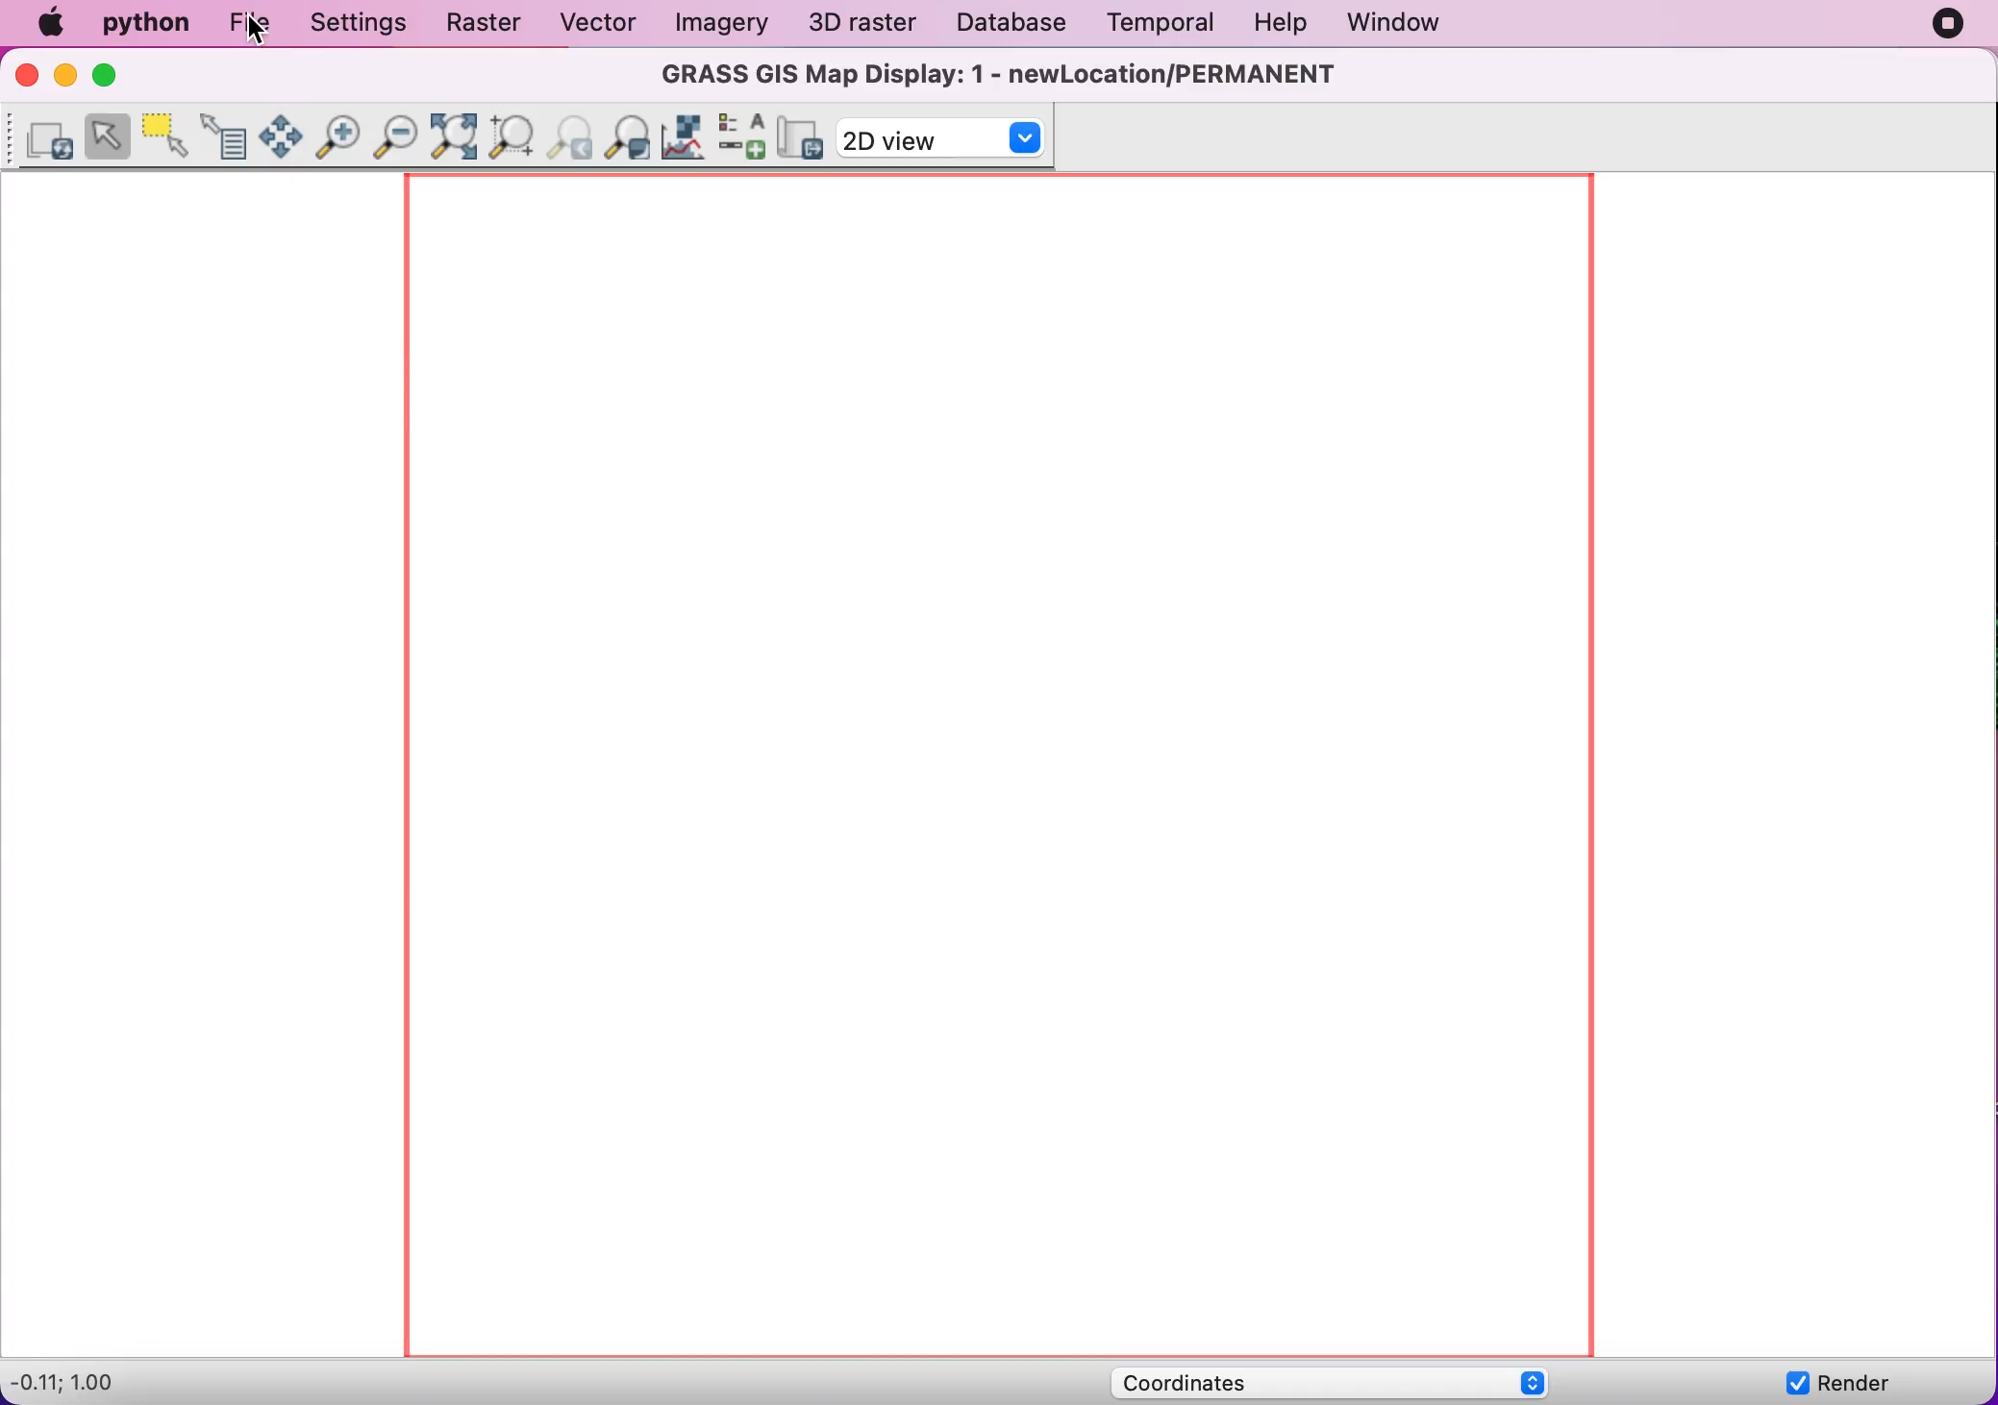  What do you see at coordinates (944, 139) in the screenshot?
I see `2d view` at bounding box center [944, 139].